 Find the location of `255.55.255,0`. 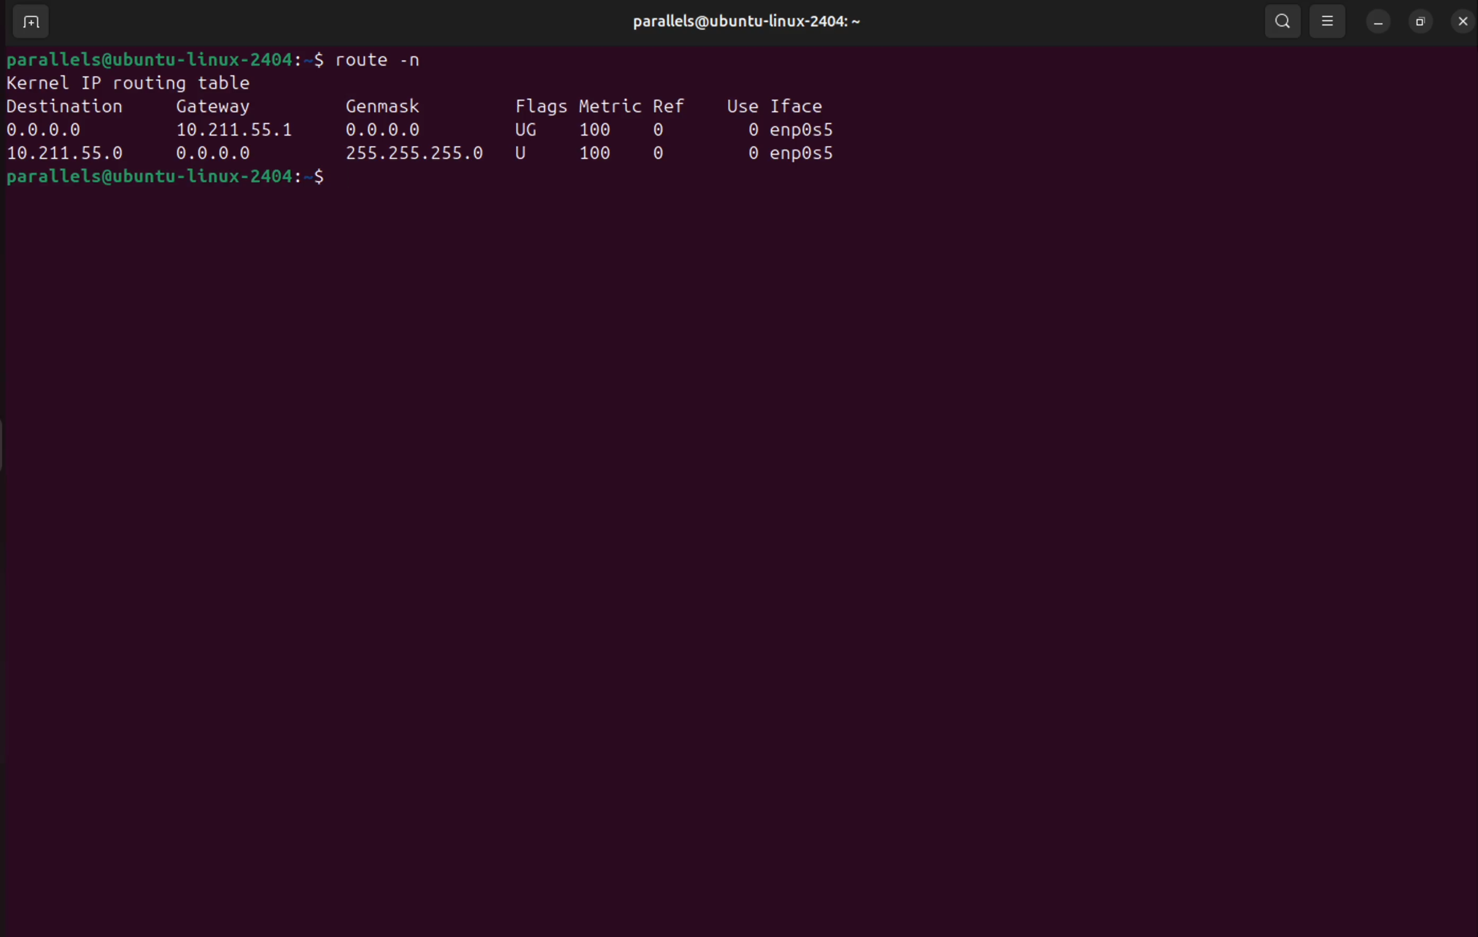

255.55.255,0 is located at coordinates (414, 154).